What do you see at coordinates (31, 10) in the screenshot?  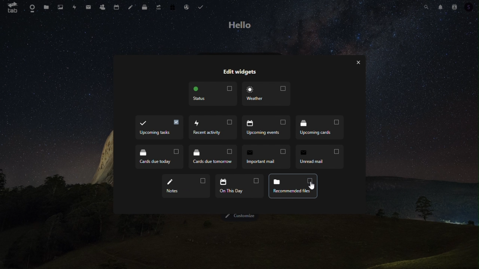 I see `dashboard` at bounding box center [31, 10].